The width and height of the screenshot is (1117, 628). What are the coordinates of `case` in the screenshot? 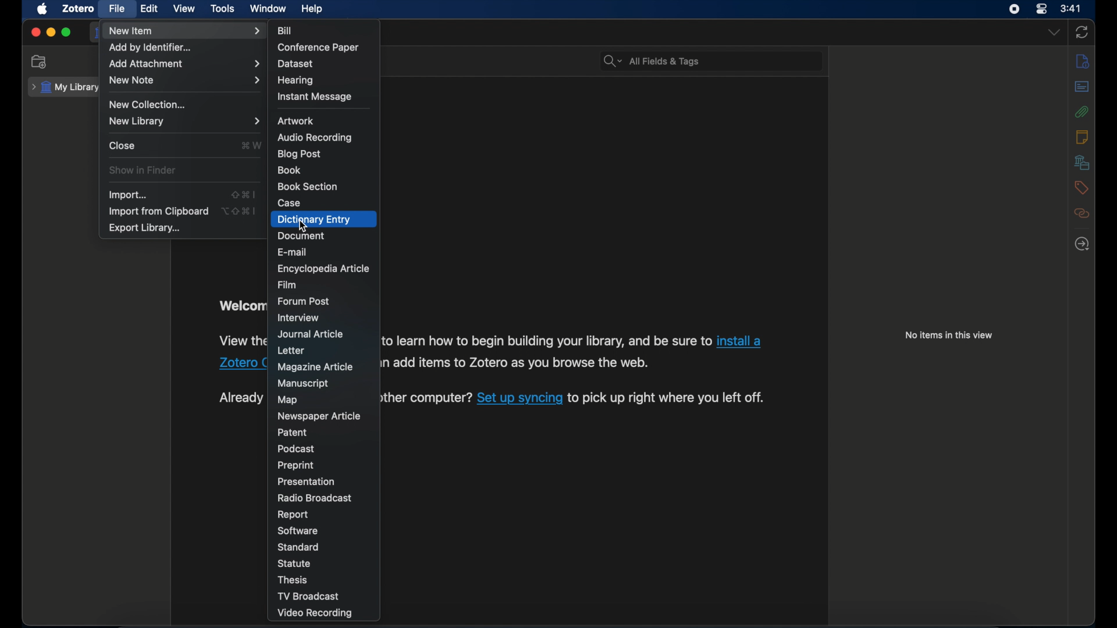 It's located at (289, 204).